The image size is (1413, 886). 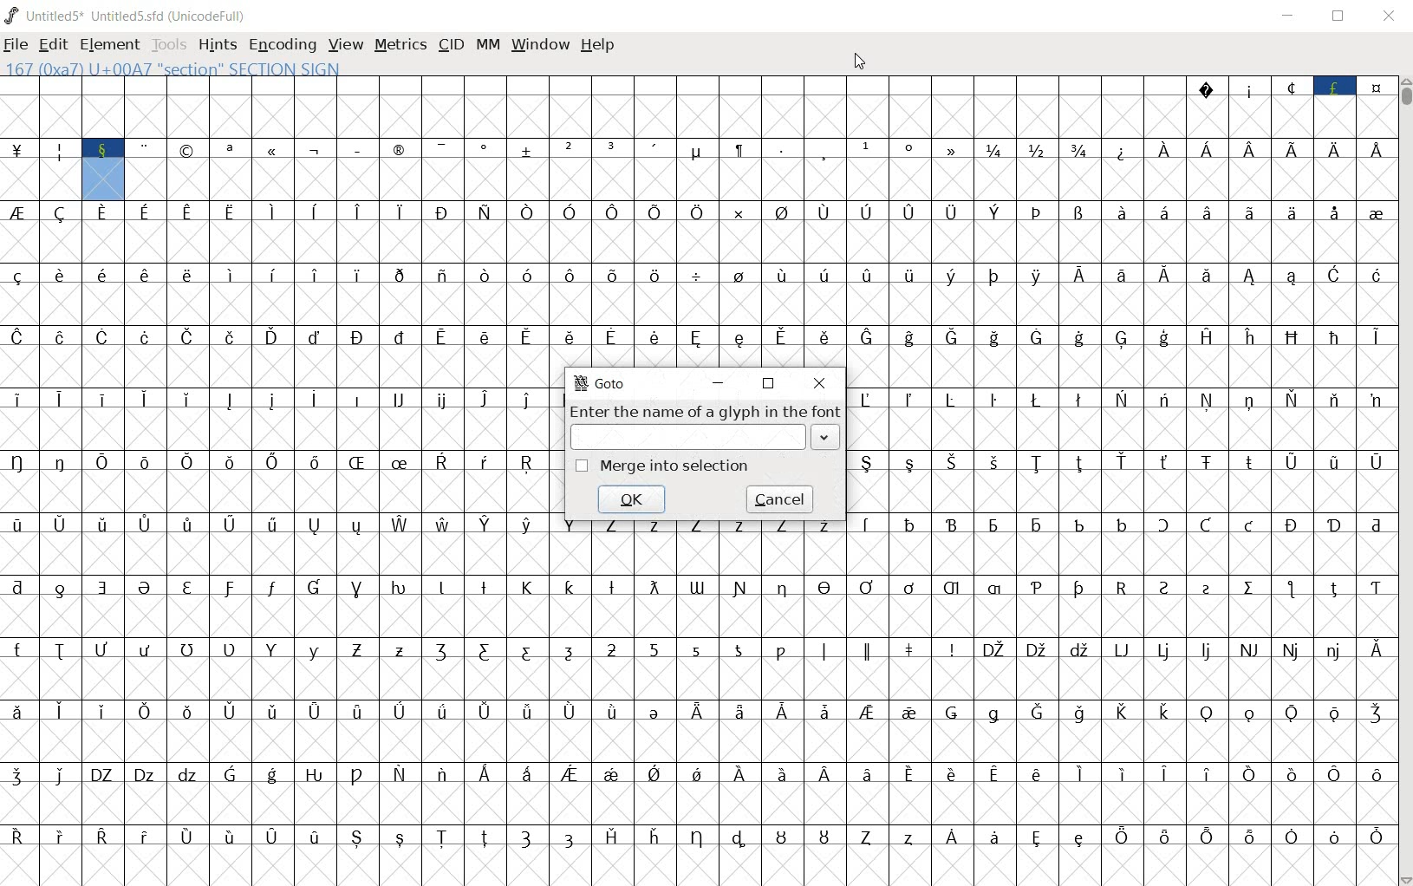 I want to click on close, so click(x=821, y=383).